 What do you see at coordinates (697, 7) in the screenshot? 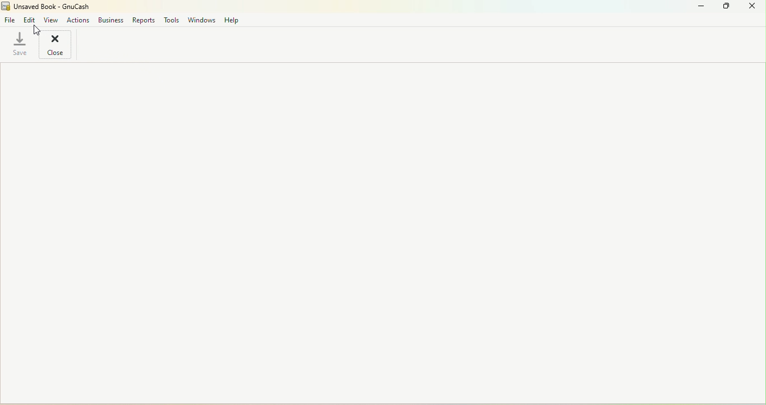
I see `Minimize` at bounding box center [697, 7].